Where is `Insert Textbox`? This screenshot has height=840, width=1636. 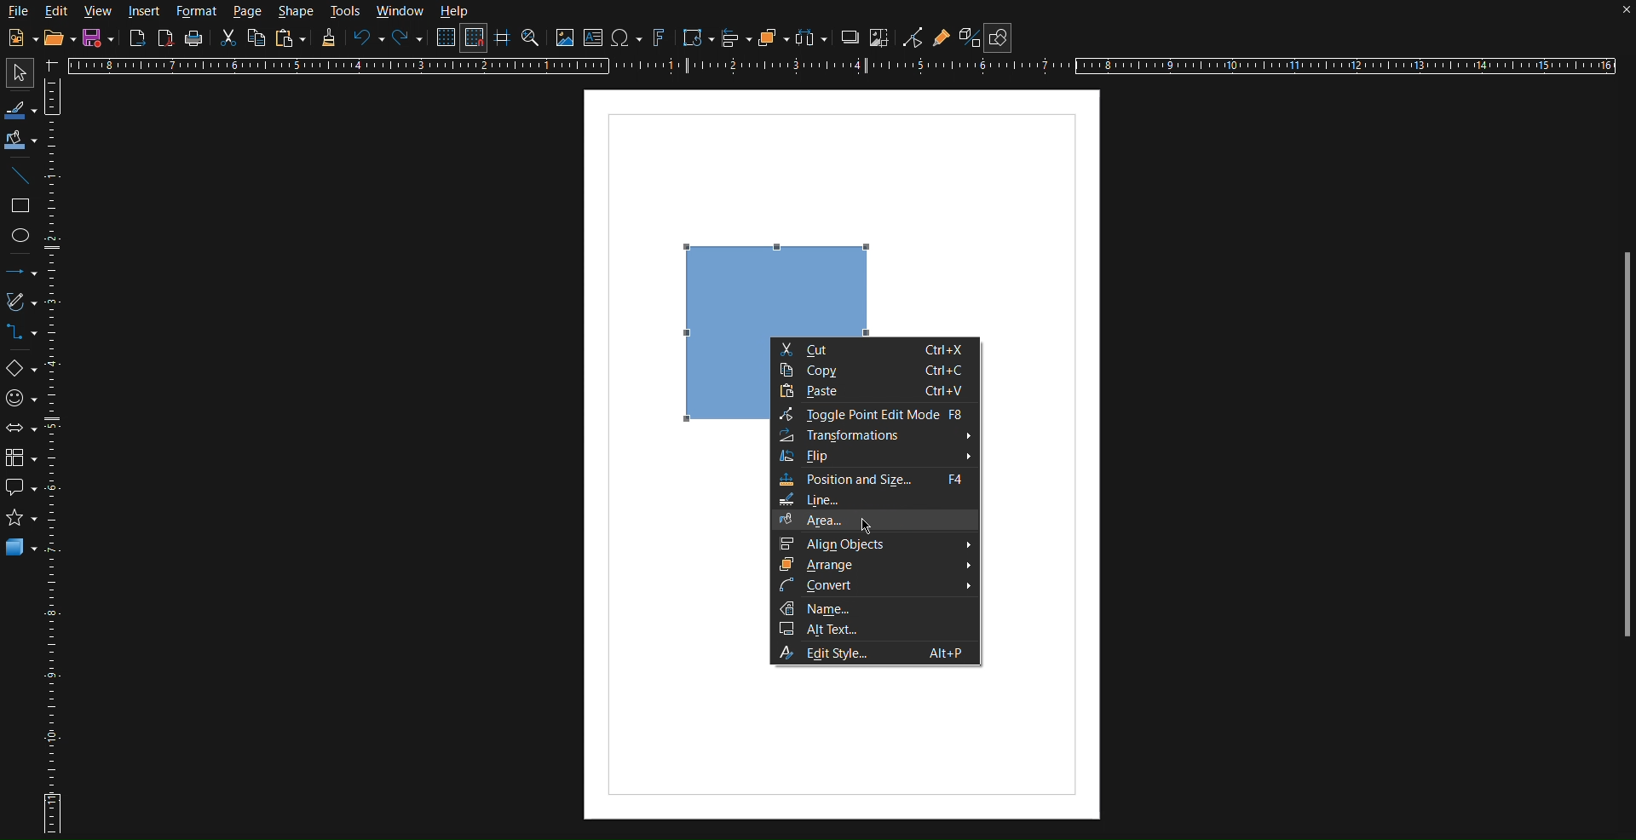 Insert Textbox is located at coordinates (596, 39).